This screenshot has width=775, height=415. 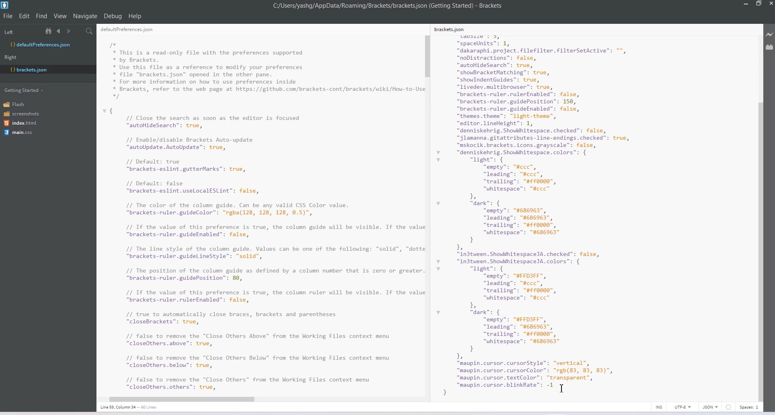 What do you see at coordinates (133, 407) in the screenshot?
I see `Line 36, Column 13- 60 lines` at bounding box center [133, 407].